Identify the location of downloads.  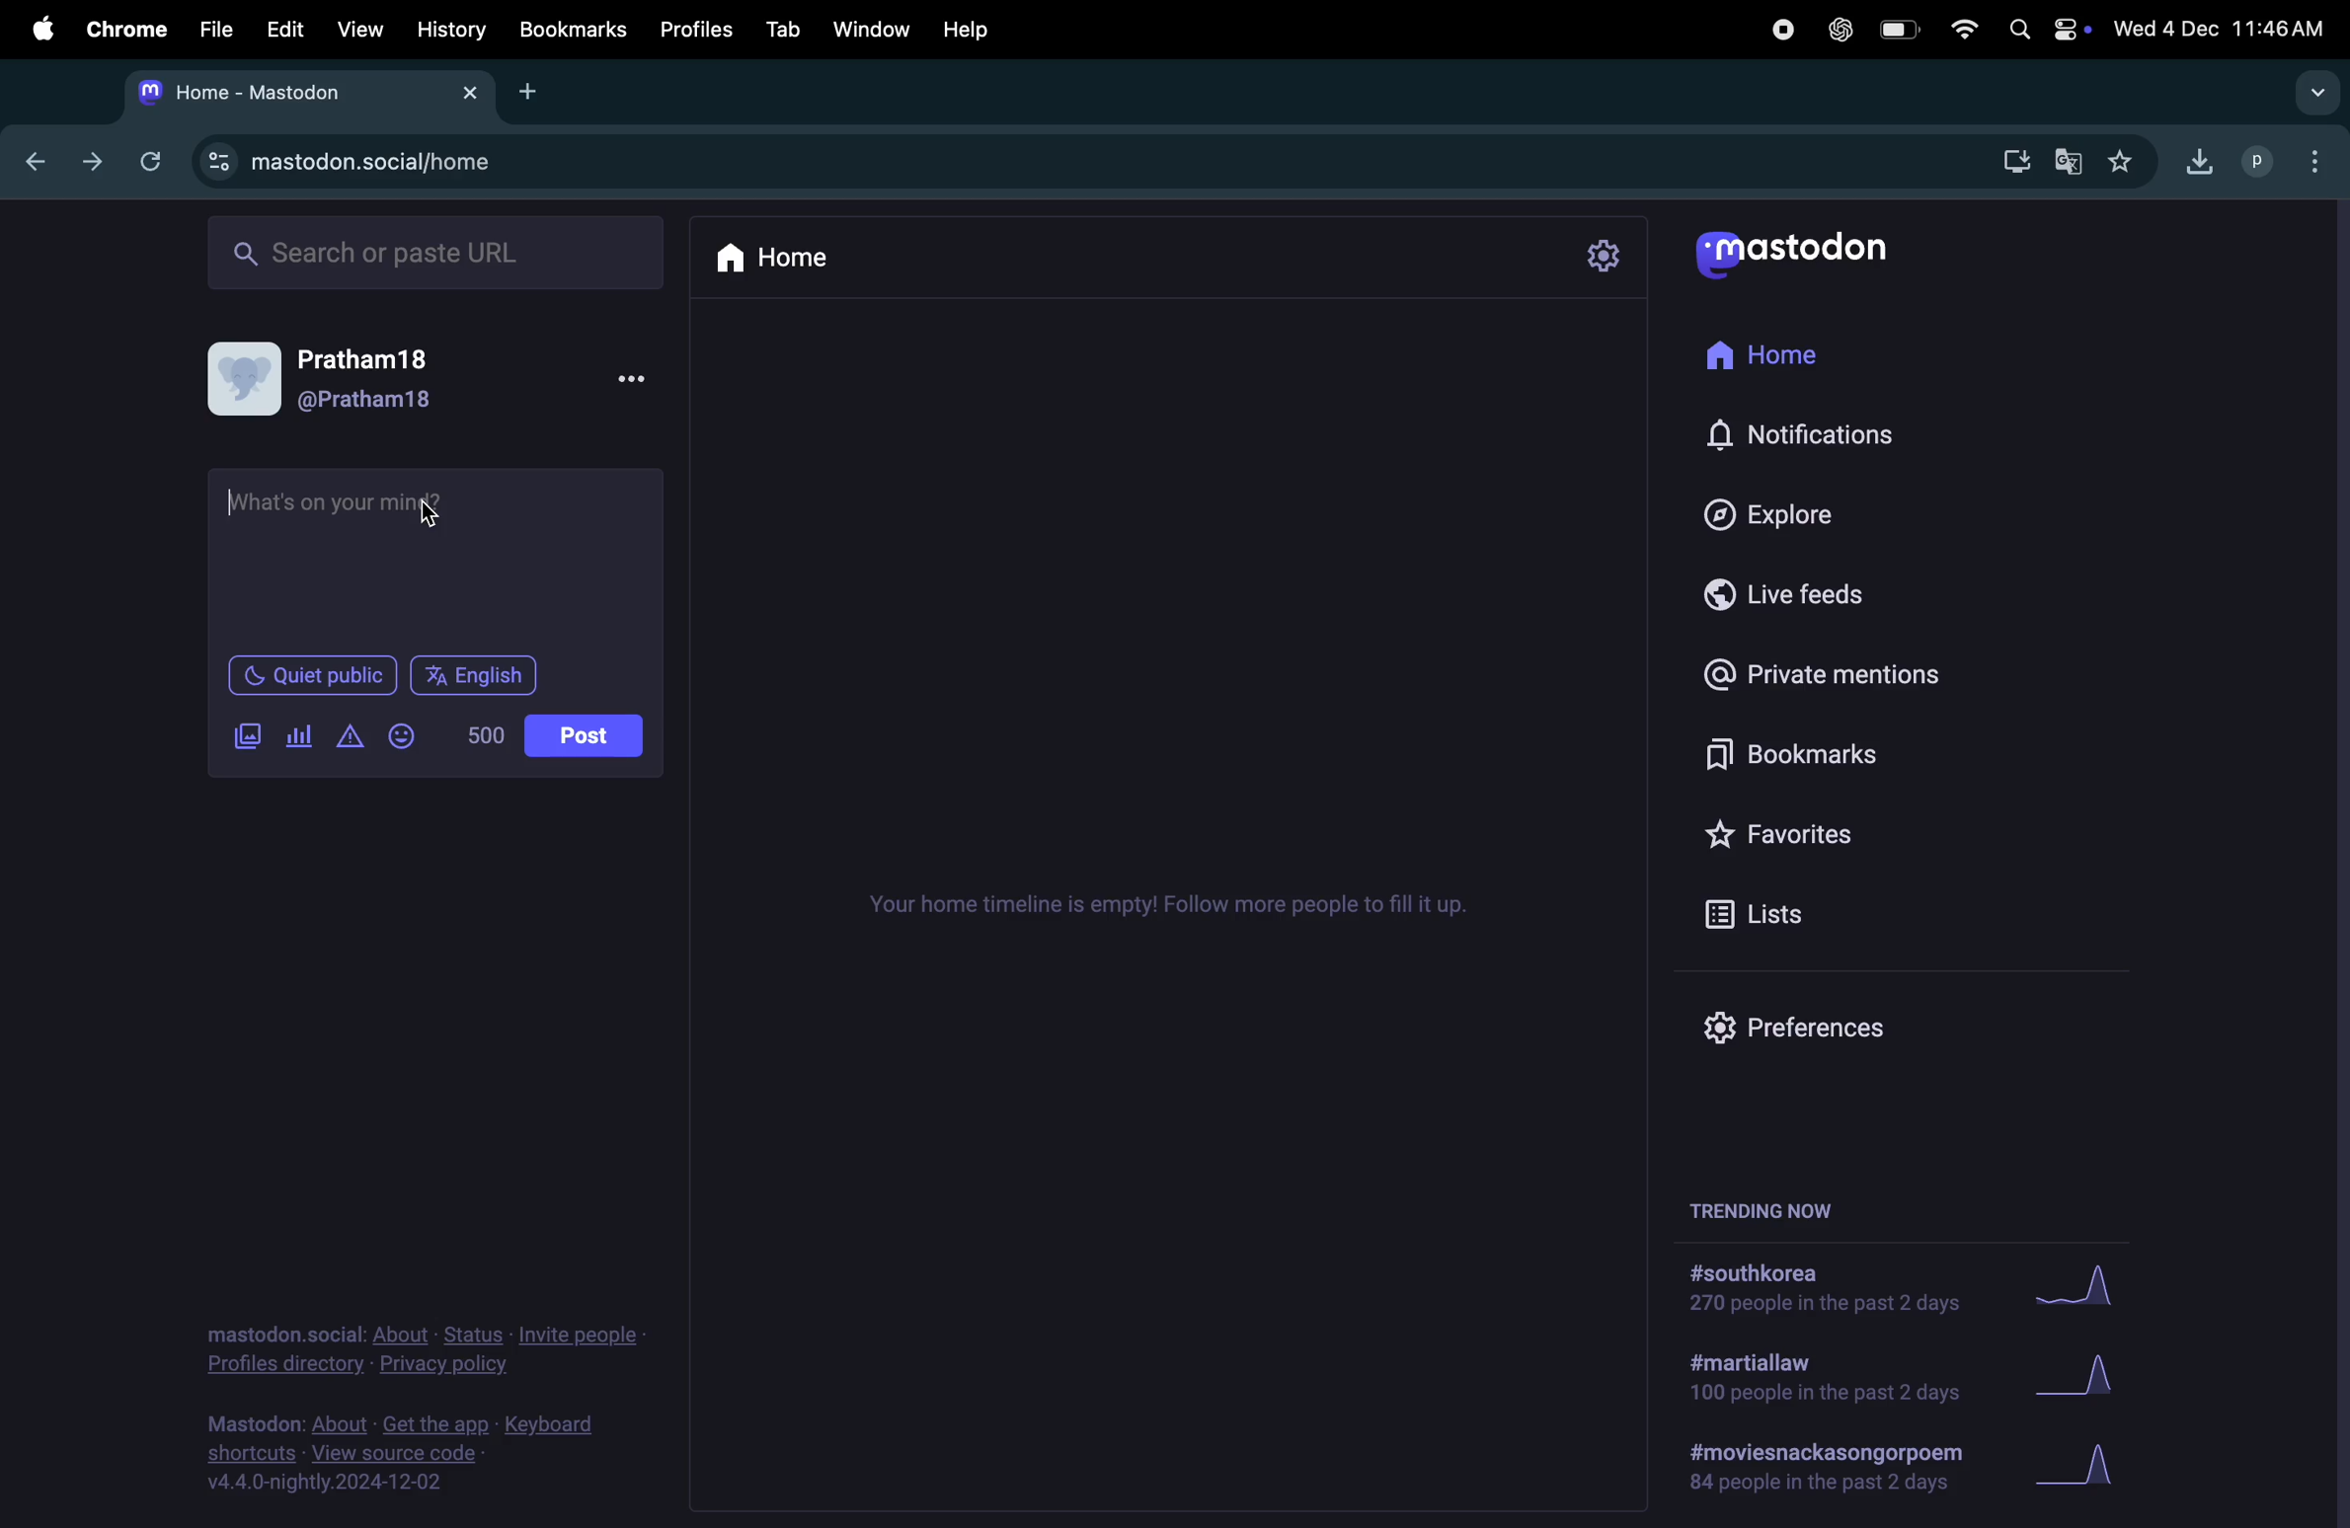
(2015, 159).